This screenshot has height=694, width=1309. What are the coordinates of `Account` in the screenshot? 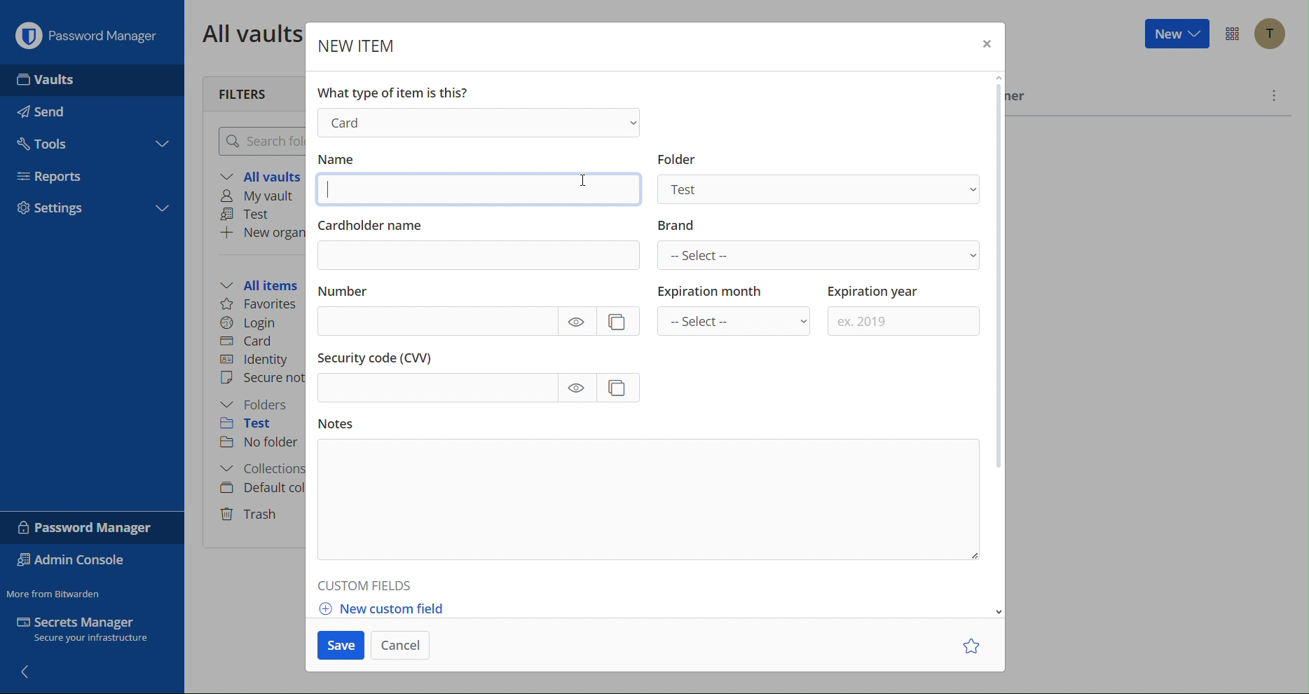 It's located at (1271, 34).